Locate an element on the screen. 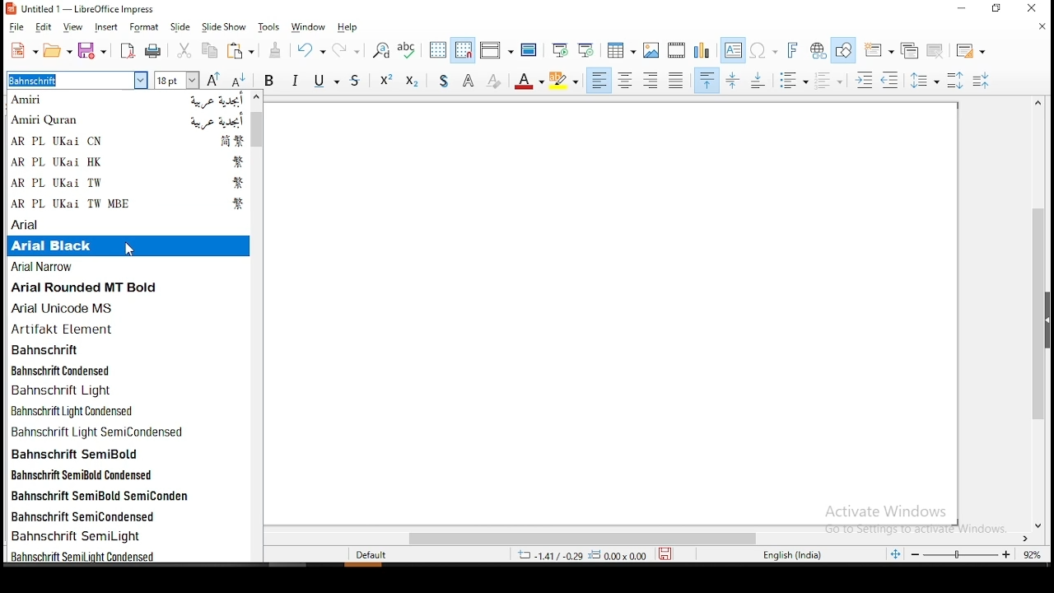 This screenshot has width=1054, height=593. snap to grid is located at coordinates (464, 49).